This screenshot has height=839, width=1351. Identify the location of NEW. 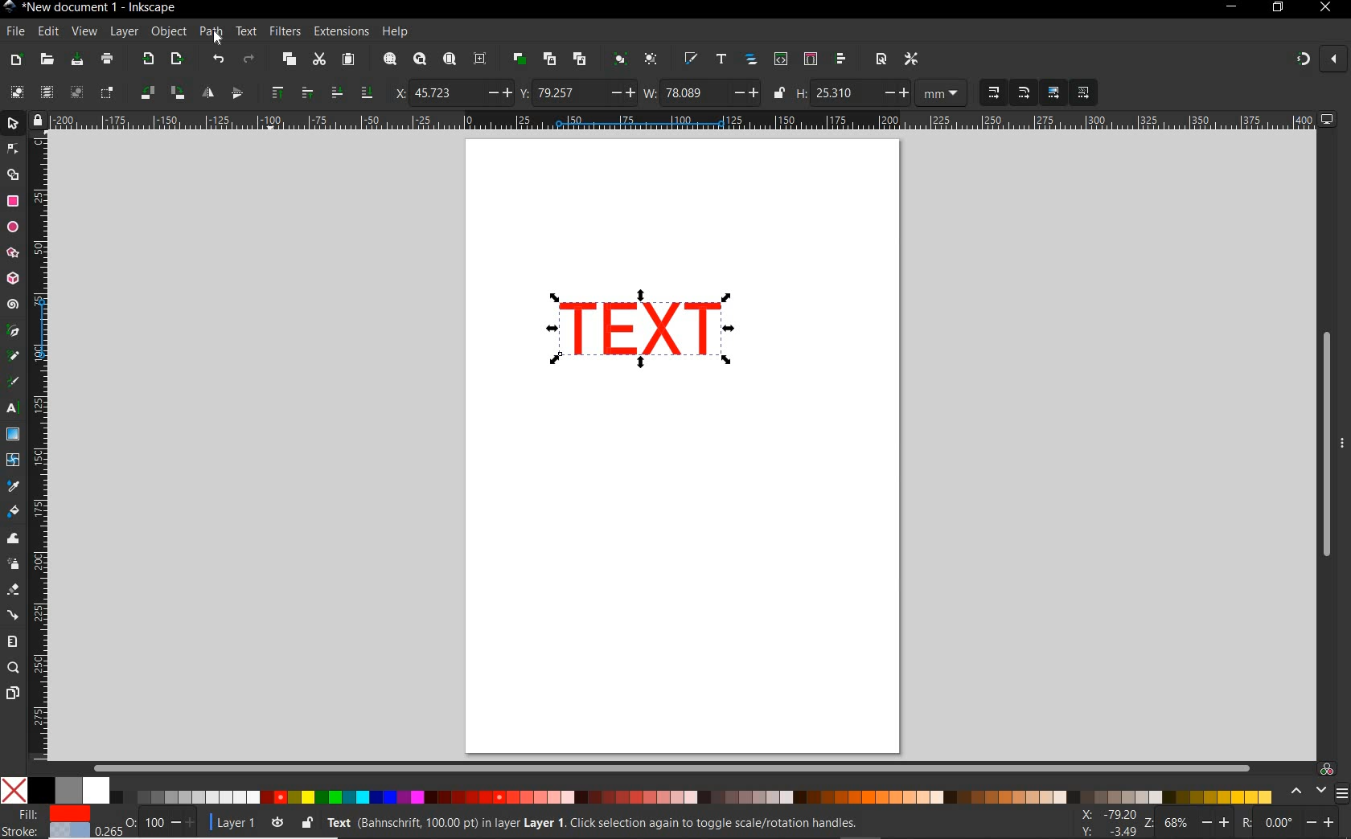
(15, 60).